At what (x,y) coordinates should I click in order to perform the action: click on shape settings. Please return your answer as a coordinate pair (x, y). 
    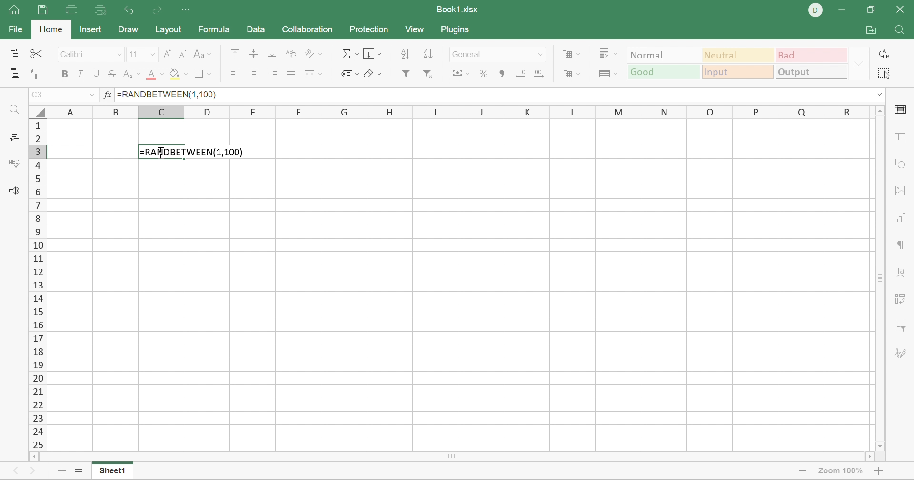
    Looking at the image, I should click on (902, 164).